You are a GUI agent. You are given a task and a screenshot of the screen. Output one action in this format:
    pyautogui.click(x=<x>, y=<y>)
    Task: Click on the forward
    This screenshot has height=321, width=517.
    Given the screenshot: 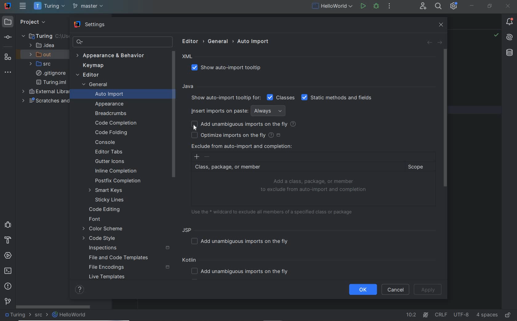 What is the action you would take?
    pyautogui.click(x=439, y=43)
    